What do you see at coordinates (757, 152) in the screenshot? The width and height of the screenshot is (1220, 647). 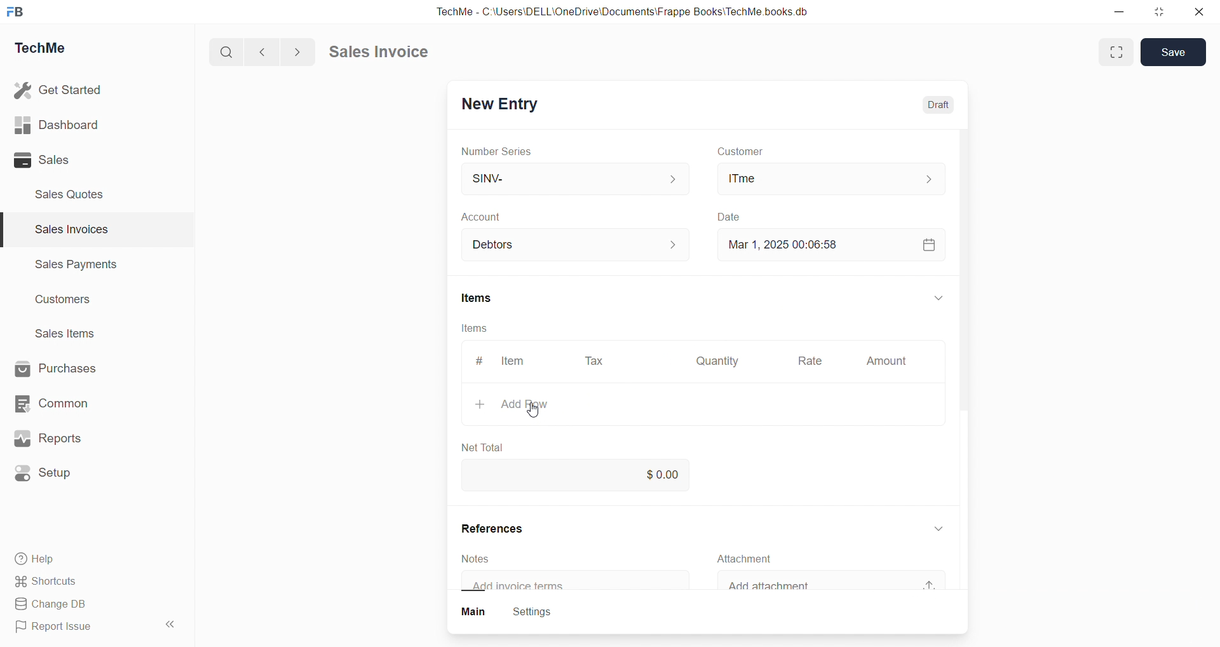 I see `Customer` at bounding box center [757, 152].